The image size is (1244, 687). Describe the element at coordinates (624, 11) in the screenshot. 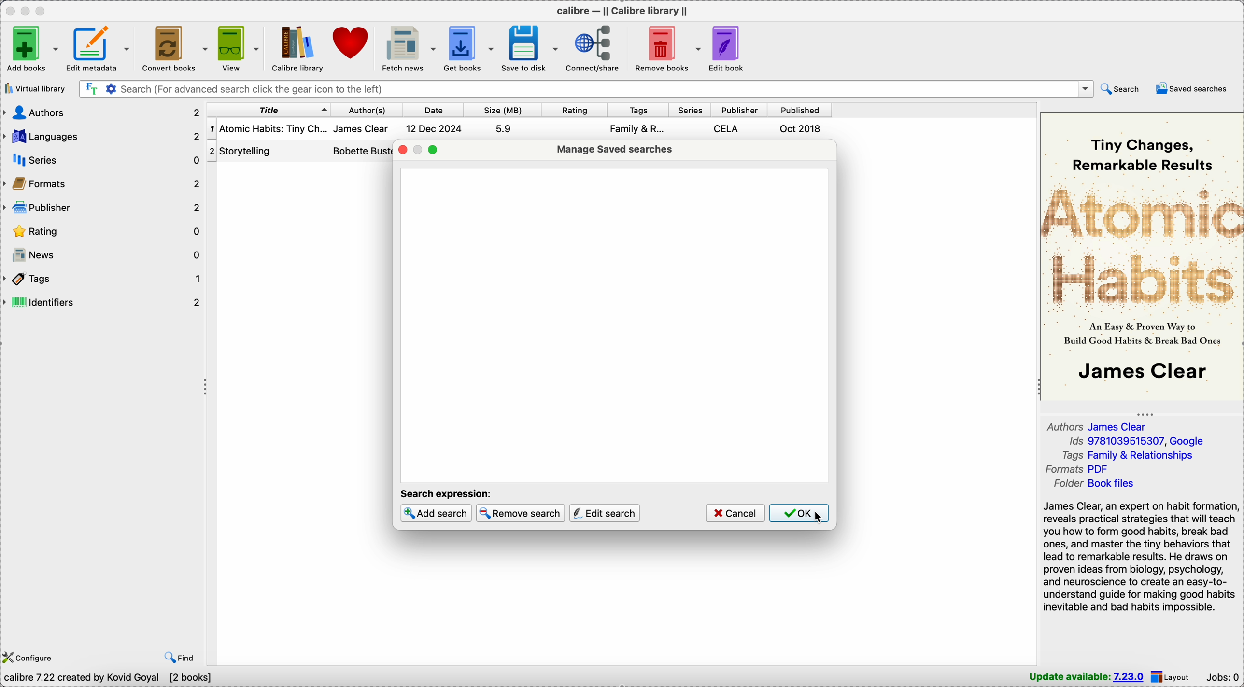

I see `calibre-|| calibre ||` at that location.